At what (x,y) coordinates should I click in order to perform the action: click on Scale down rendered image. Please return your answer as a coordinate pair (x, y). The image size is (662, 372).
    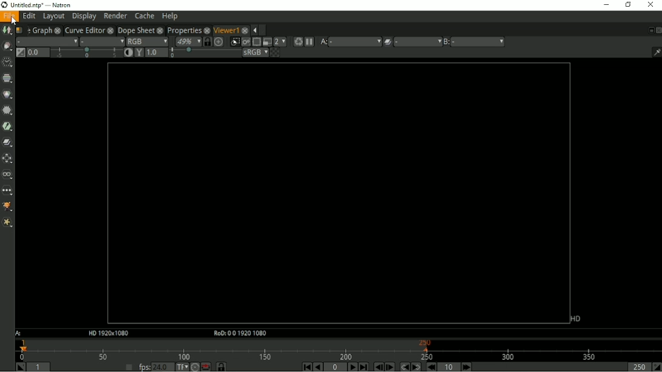
    Looking at the image, I should click on (280, 41).